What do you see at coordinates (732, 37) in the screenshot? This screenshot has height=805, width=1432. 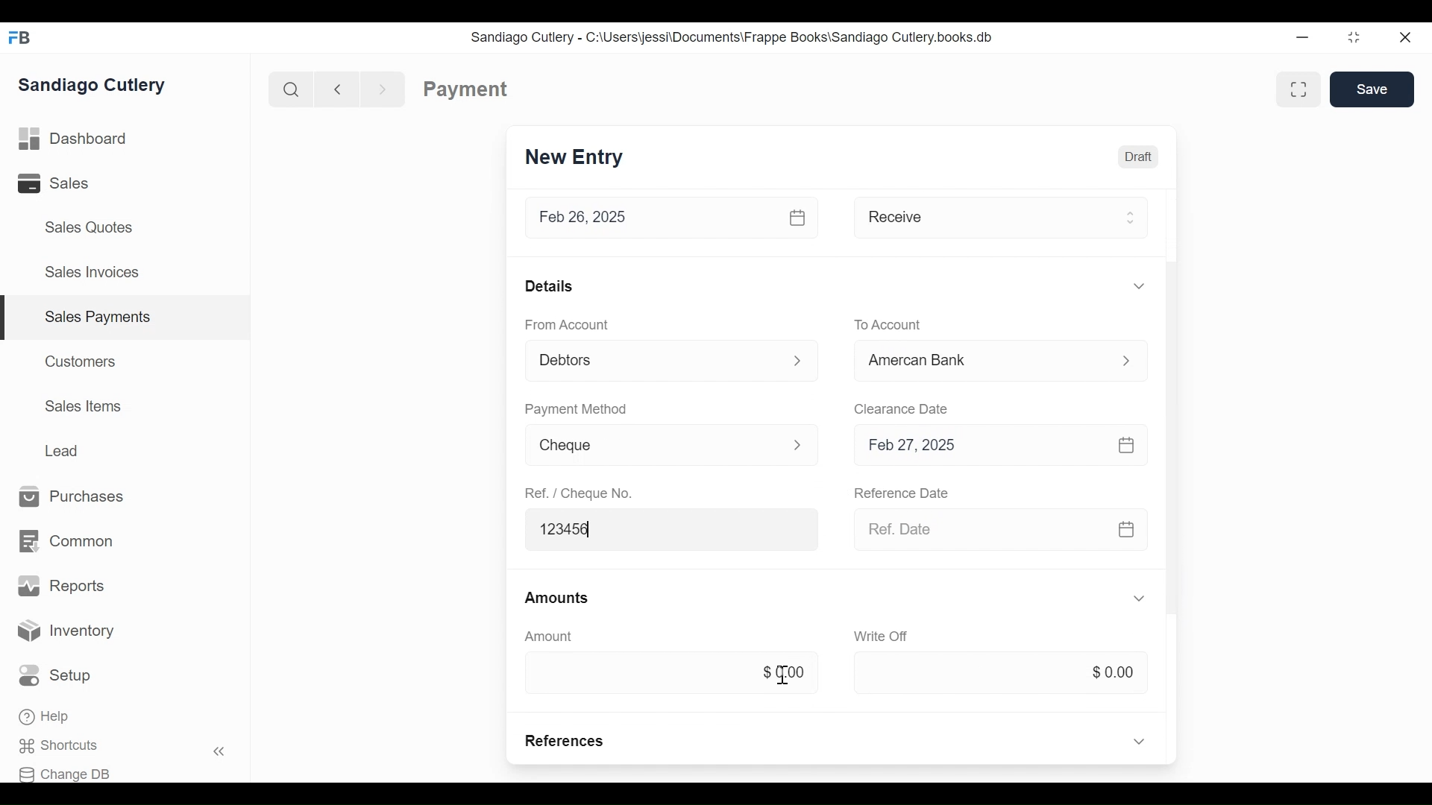 I see `Sandiago Cutlery - C:\Users\jessi\Documents\Frappe Books\Sandiago Cutlery.books.db` at bounding box center [732, 37].